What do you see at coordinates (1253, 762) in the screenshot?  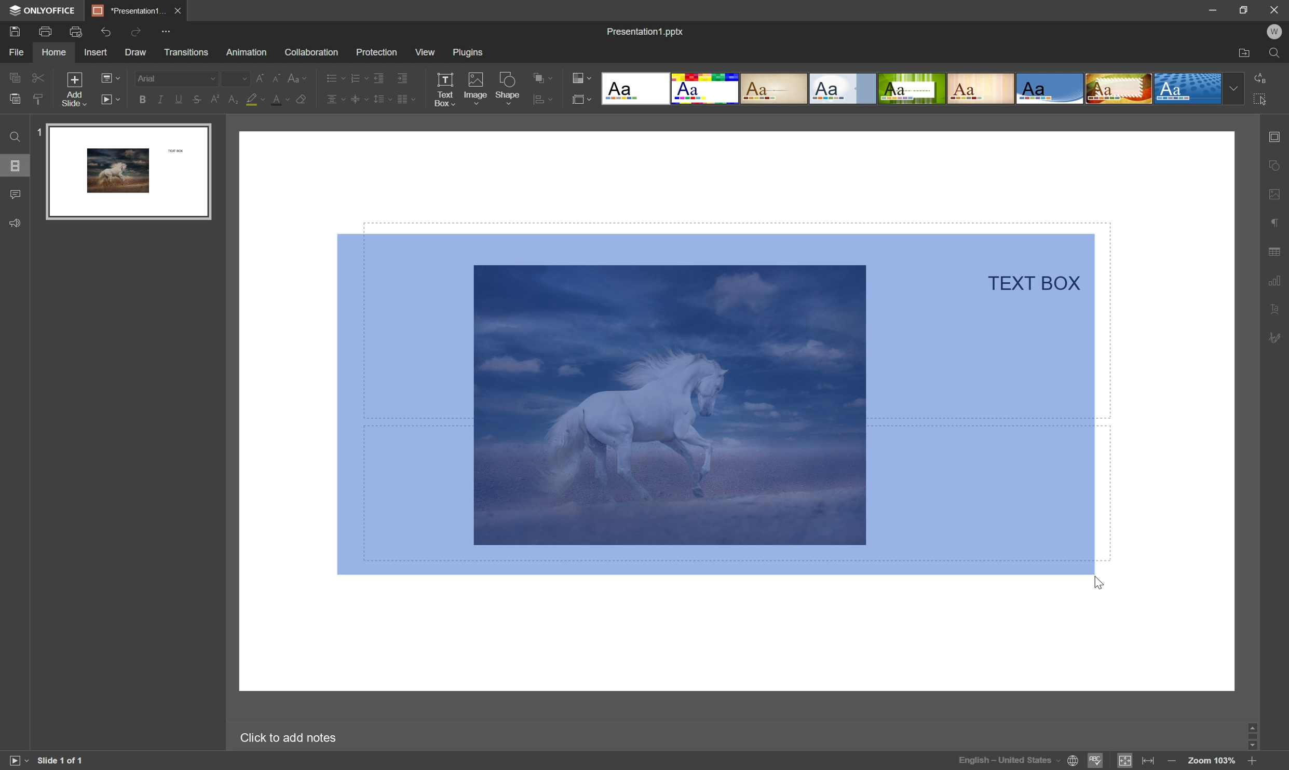 I see `zoom in` at bounding box center [1253, 762].